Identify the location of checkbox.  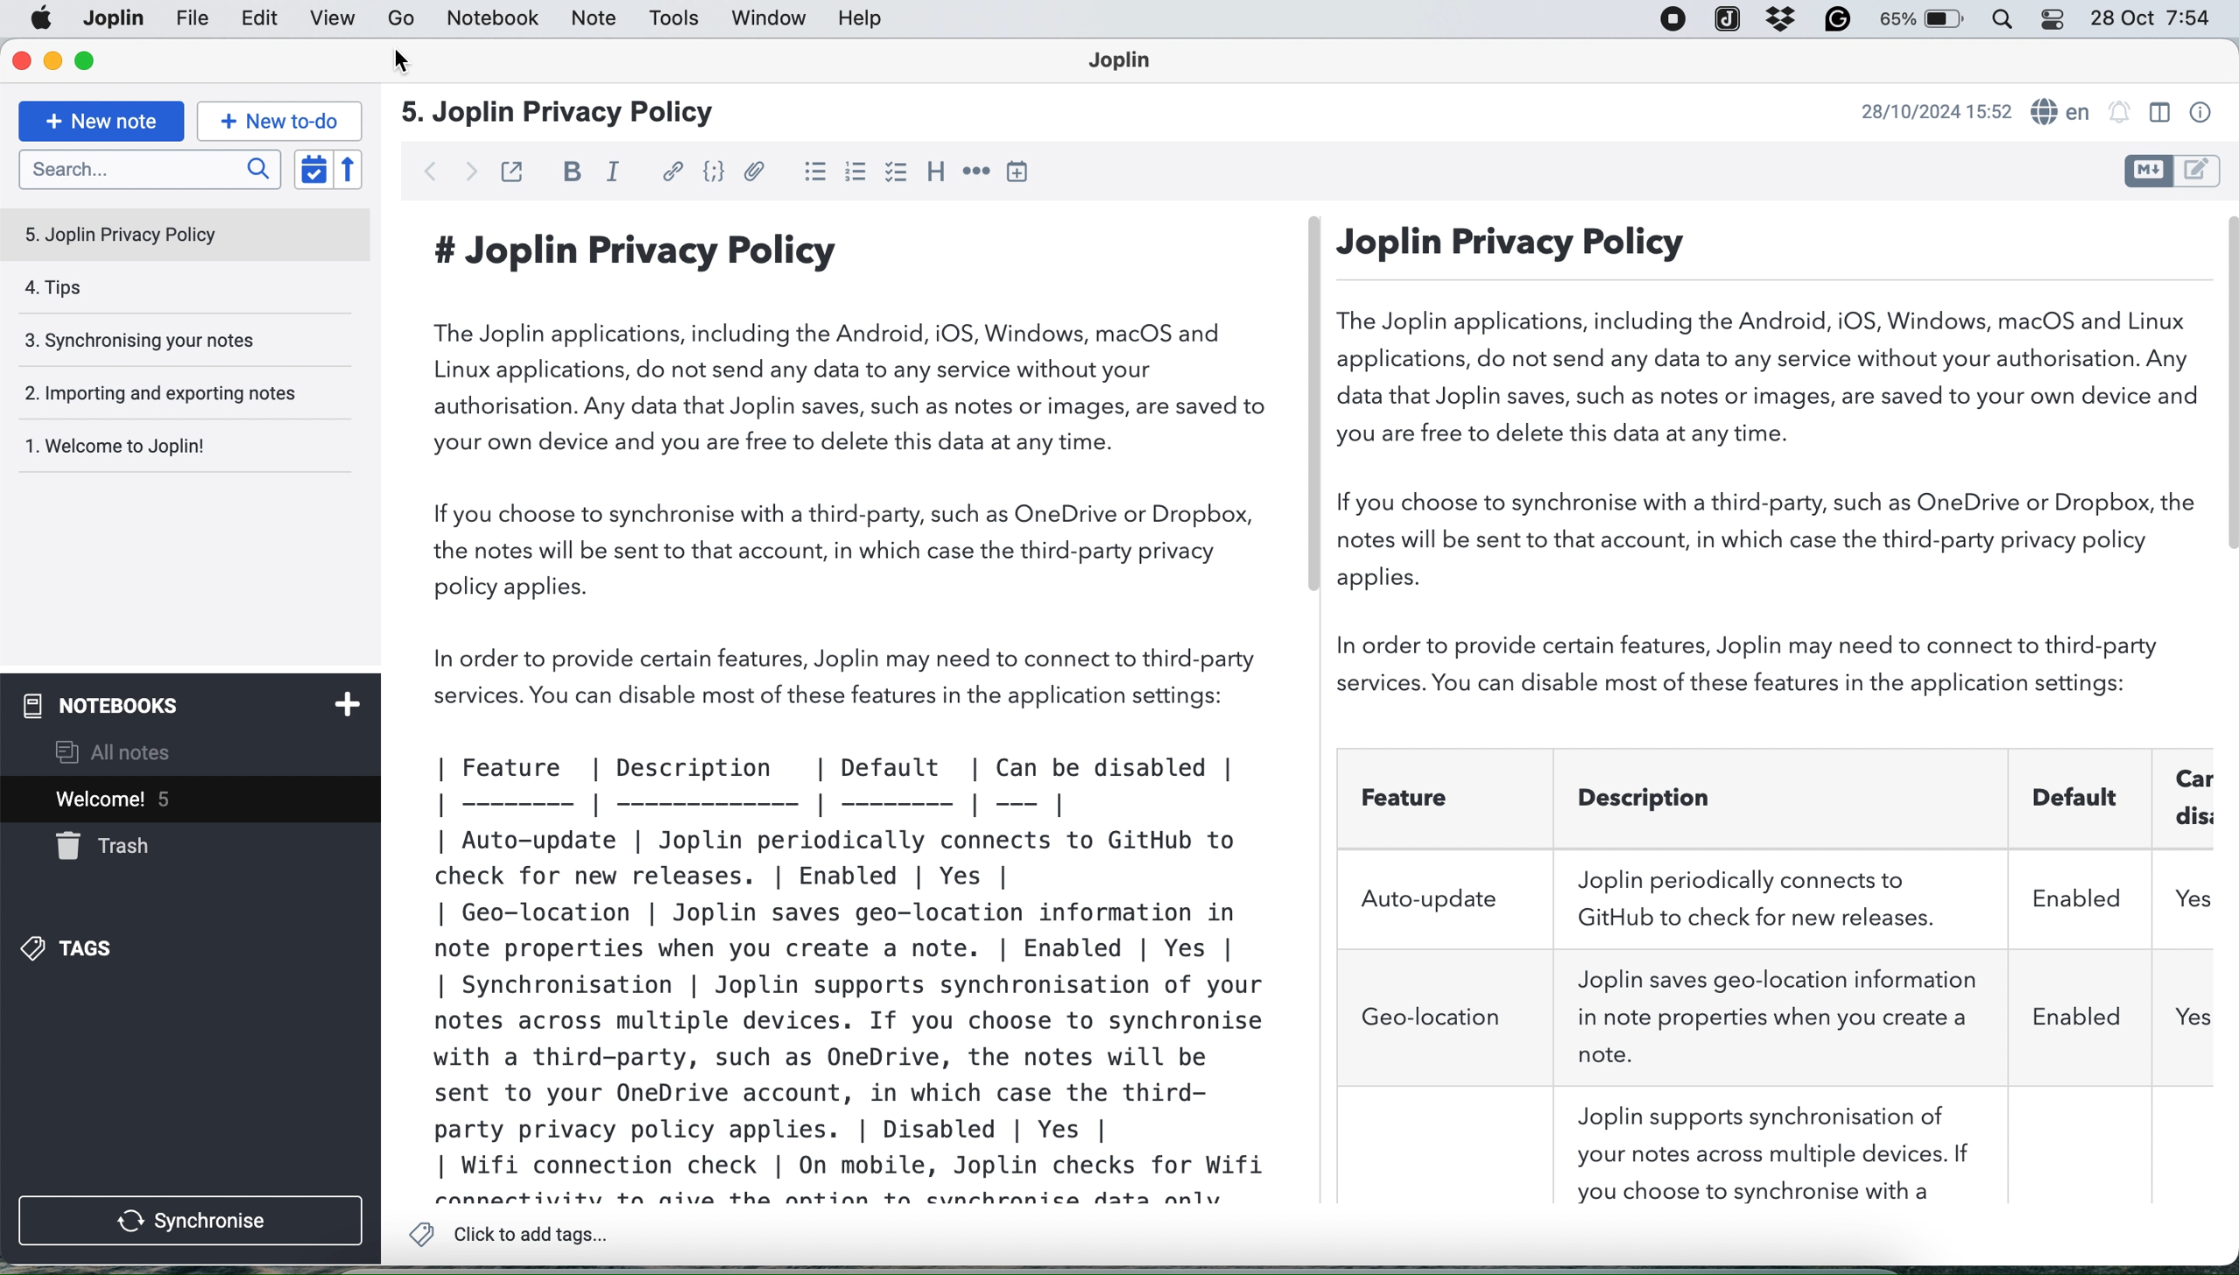
(896, 173).